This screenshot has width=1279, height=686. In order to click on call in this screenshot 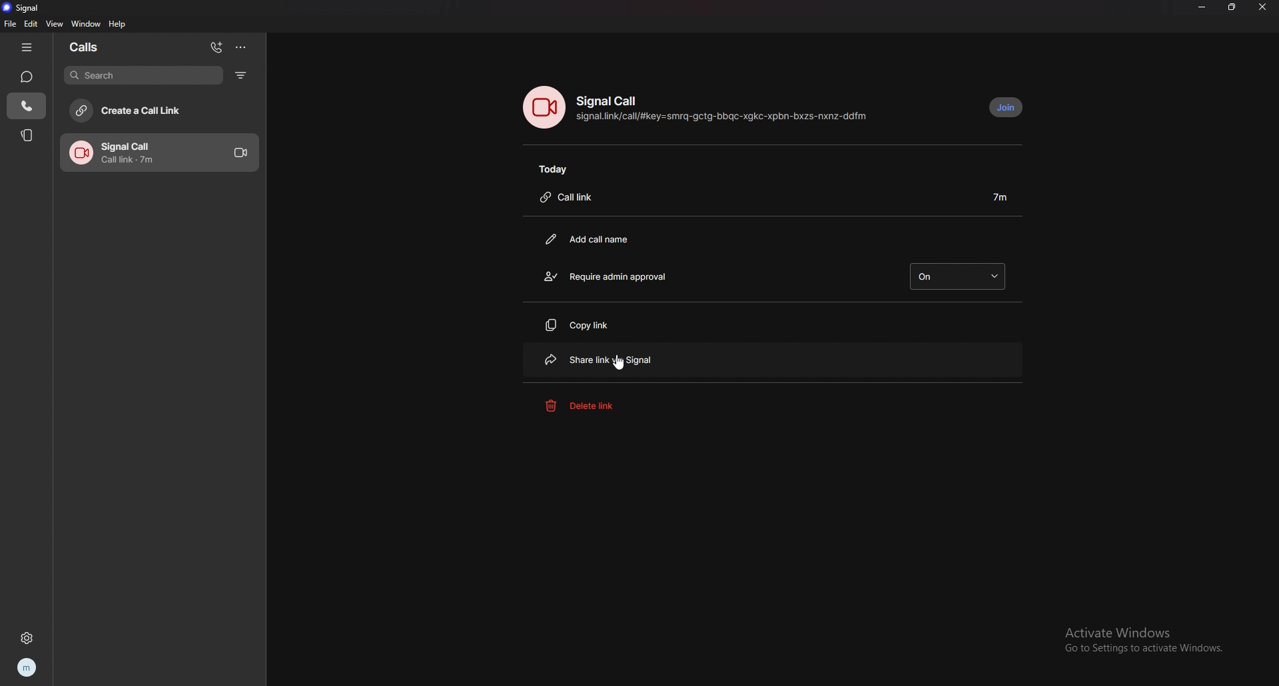, I will do `click(159, 153)`.